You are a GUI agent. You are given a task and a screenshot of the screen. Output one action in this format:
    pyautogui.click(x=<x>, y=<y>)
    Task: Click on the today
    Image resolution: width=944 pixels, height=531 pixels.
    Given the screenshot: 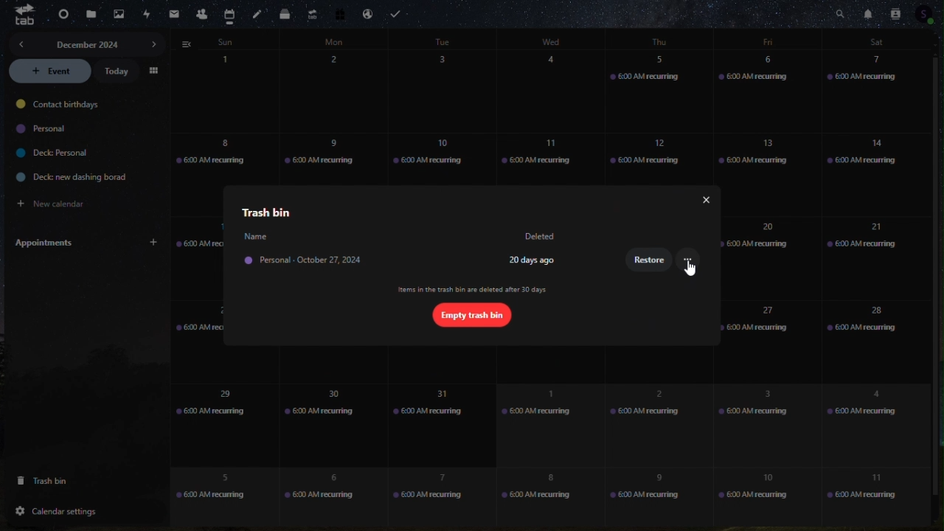 What is the action you would take?
    pyautogui.click(x=119, y=72)
    